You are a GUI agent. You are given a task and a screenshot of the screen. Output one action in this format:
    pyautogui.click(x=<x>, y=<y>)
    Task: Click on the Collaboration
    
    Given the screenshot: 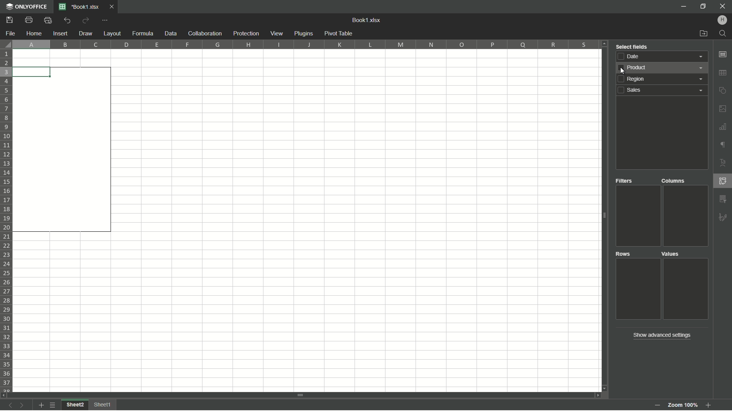 What is the action you would take?
    pyautogui.click(x=204, y=33)
    